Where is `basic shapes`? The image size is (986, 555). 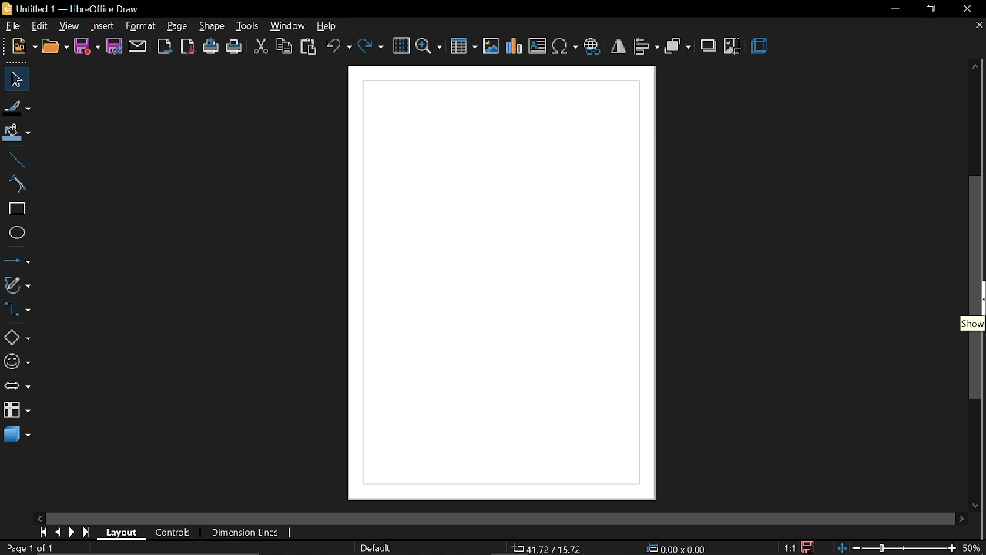
basic shapes is located at coordinates (17, 338).